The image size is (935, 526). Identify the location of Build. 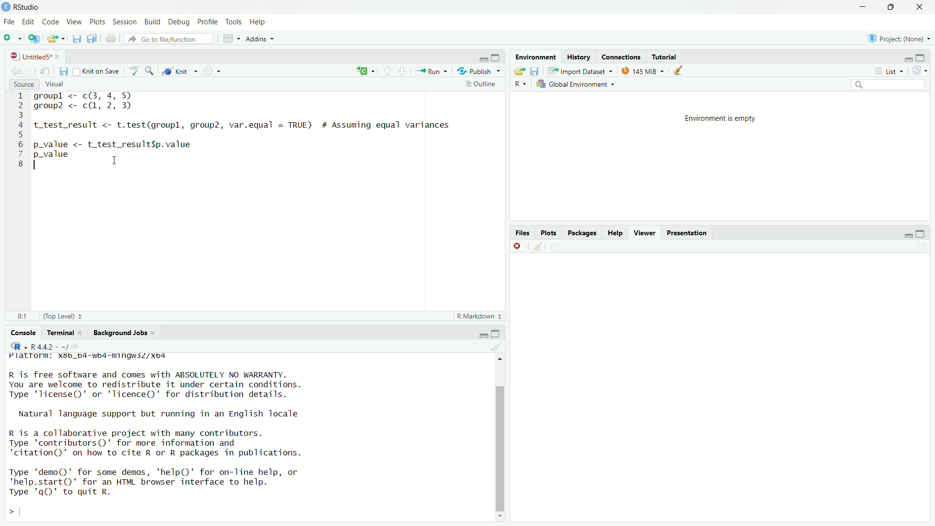
(153, 20).